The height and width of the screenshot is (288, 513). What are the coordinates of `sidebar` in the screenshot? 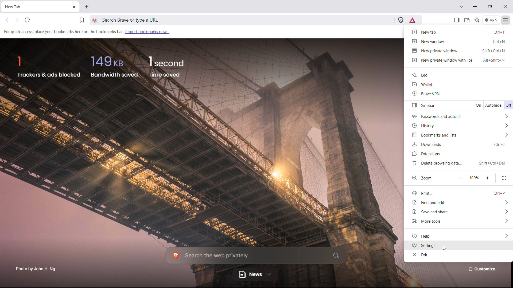 It's located at (436, 105).